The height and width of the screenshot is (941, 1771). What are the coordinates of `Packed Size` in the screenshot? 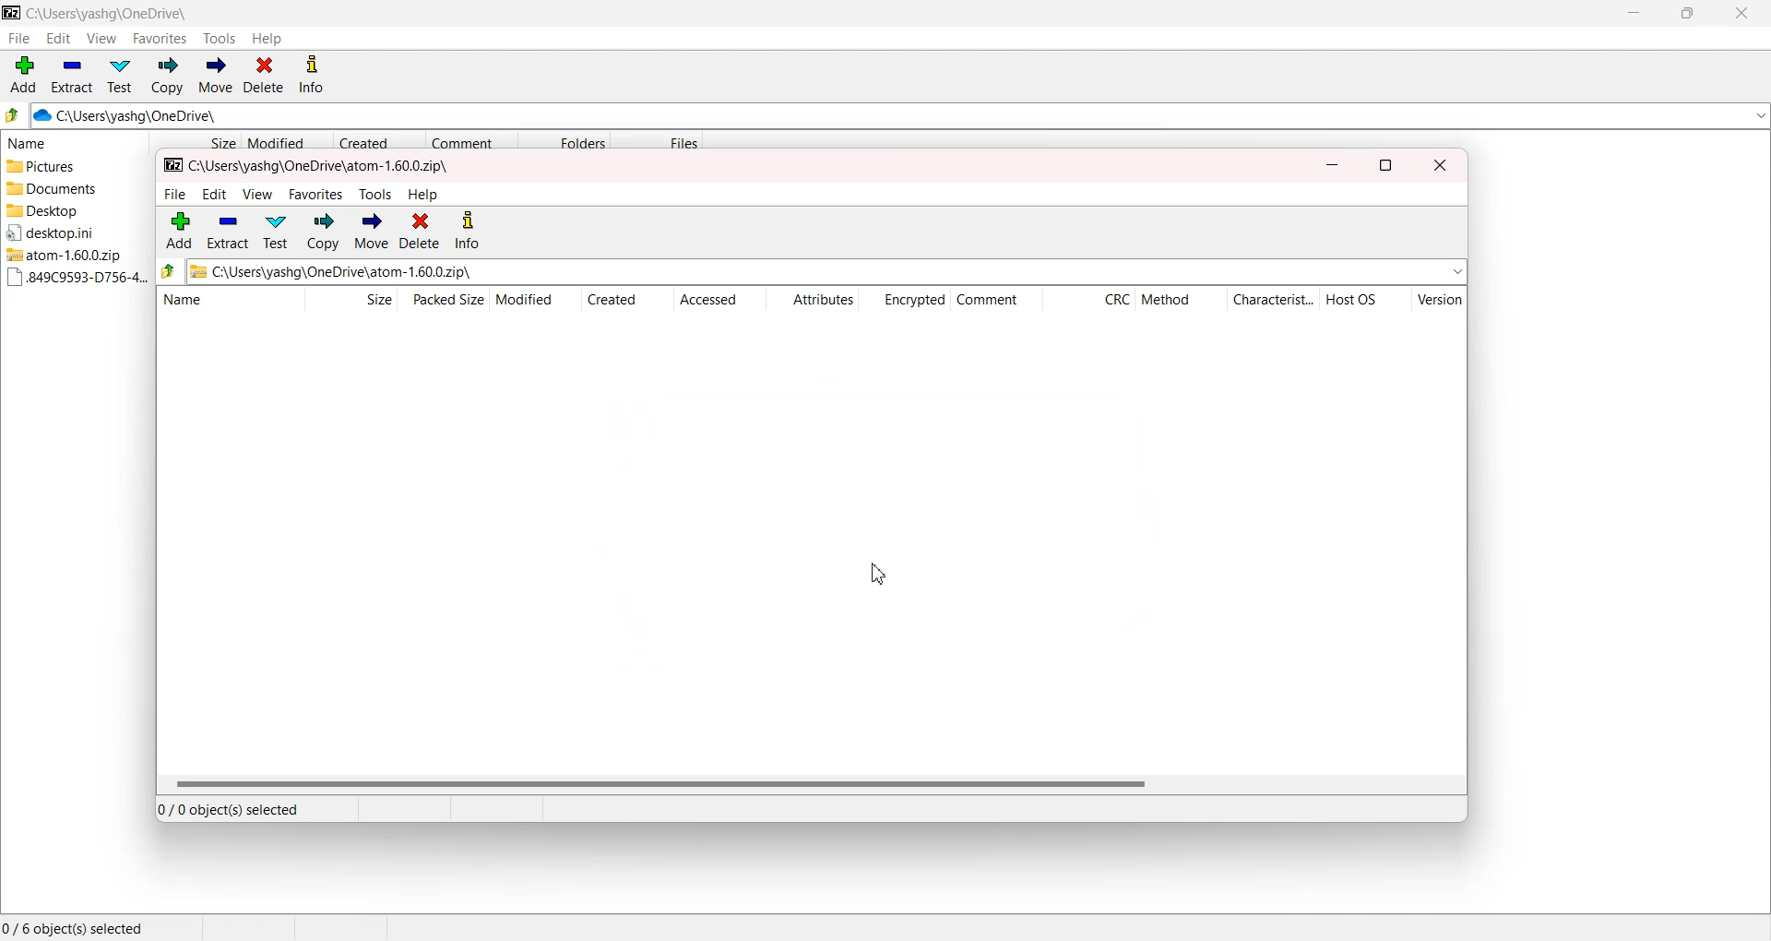 It's located at (443, 299).